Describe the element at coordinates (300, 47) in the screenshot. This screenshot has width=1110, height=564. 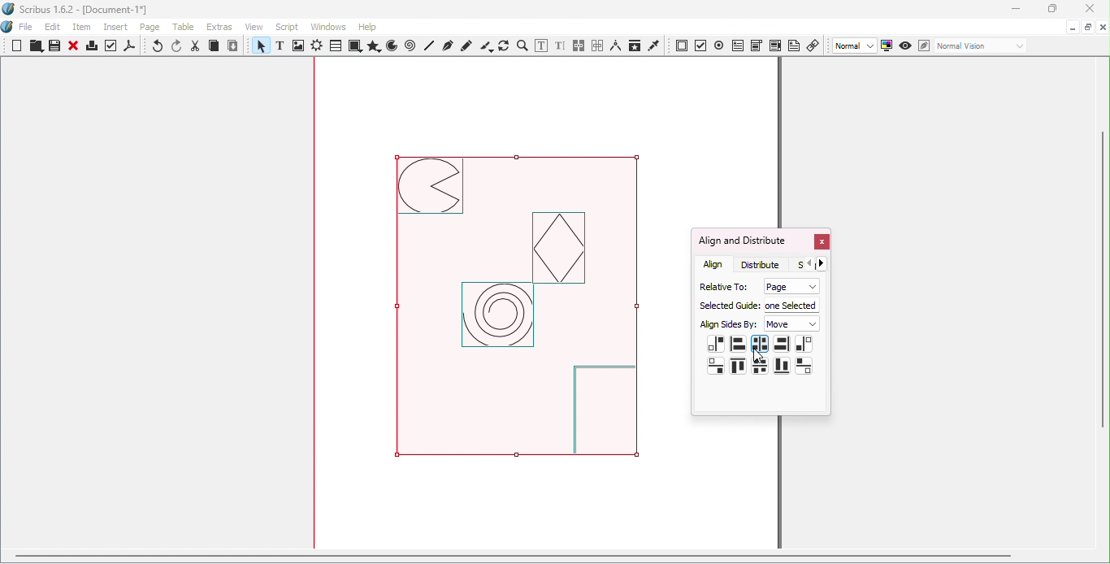
I see `Image frame` at that location.